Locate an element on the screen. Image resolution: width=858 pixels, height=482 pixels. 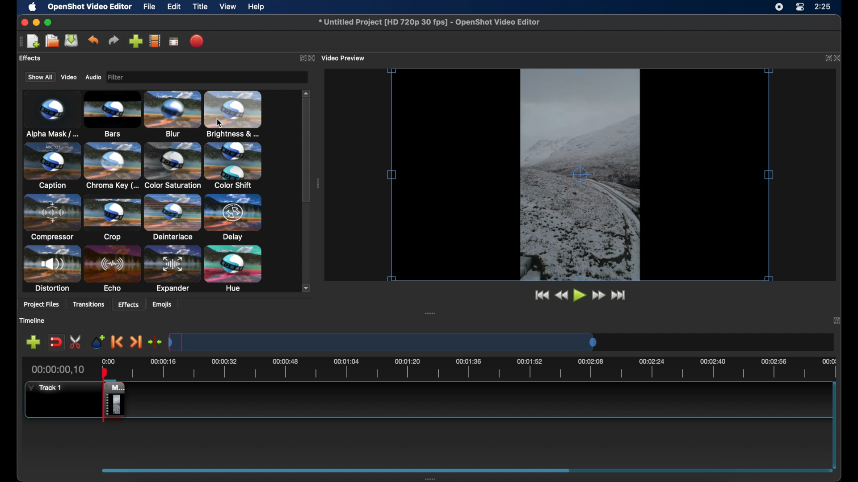
crop is located at coordinates (113, 217).